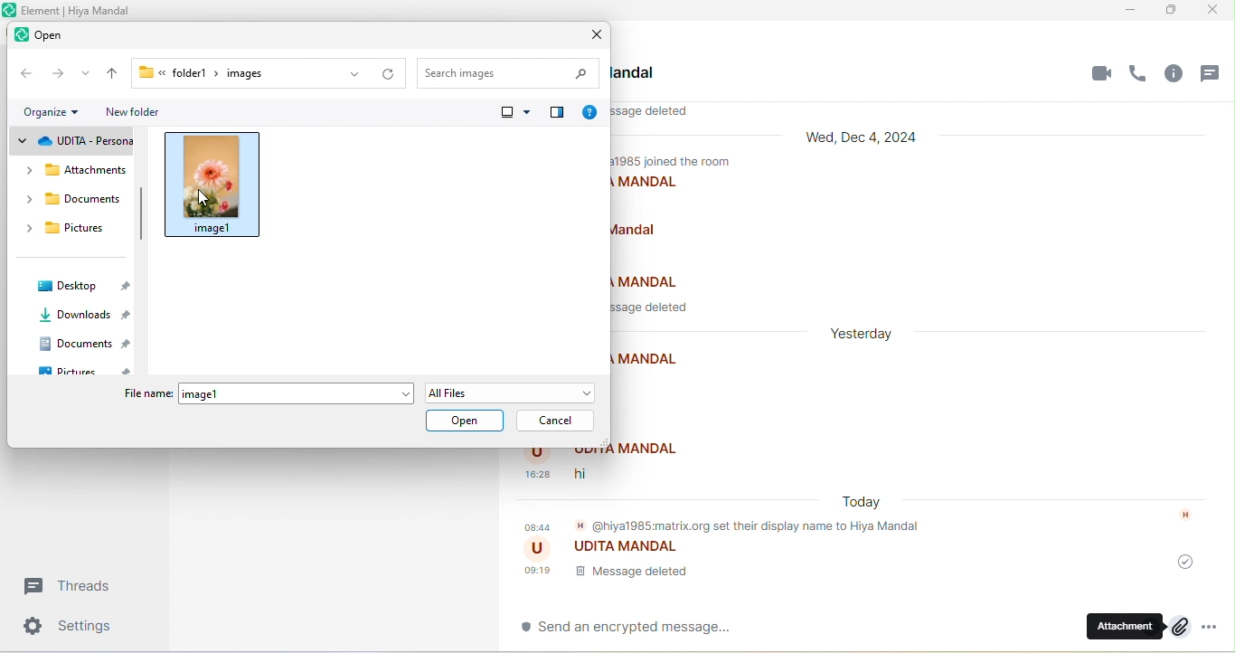 Image resolution: width=1235 pixels, height=653 pixels. Describe the element at coordinates (465, 421) in the screenshot. I see `open` at that location.